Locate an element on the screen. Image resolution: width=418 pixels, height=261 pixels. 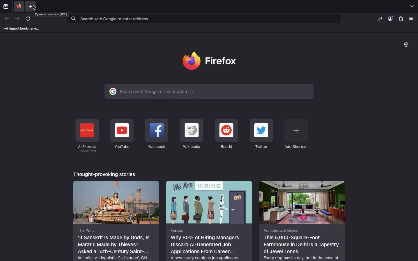
Add shortcut is located at coordinates (296, 133).